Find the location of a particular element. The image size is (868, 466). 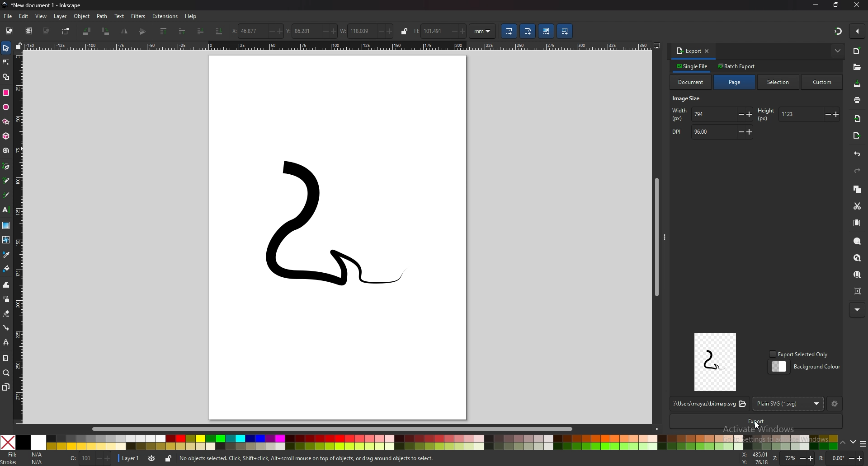

paint bucket is located at coordinates (6, 269).